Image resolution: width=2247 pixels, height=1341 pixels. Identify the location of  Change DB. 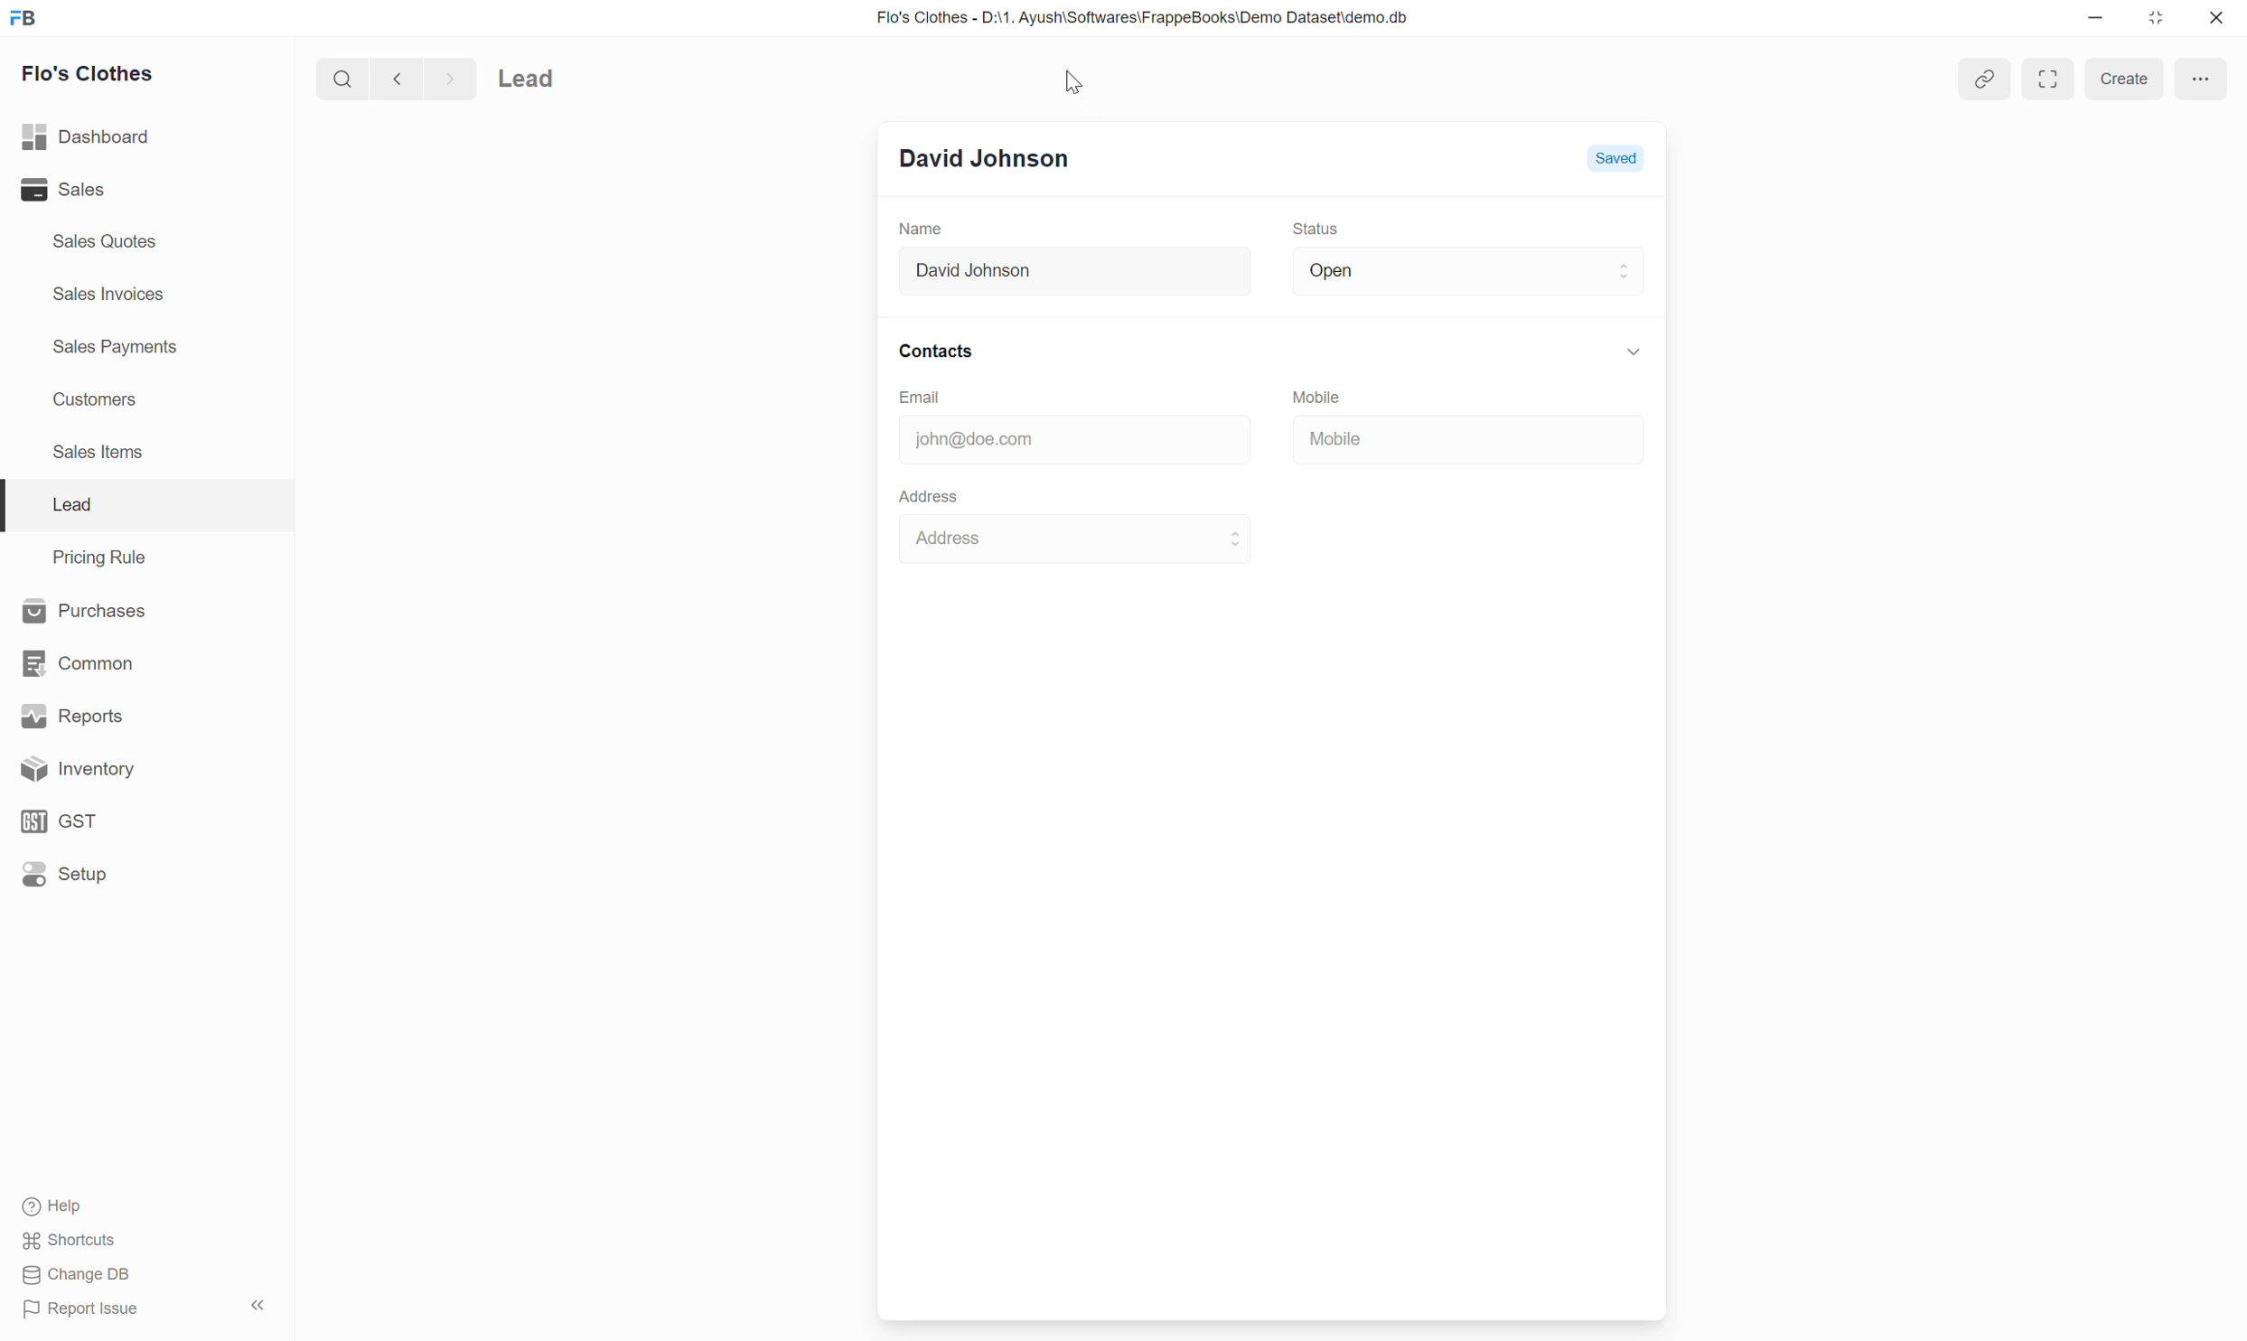
(73, 1277).